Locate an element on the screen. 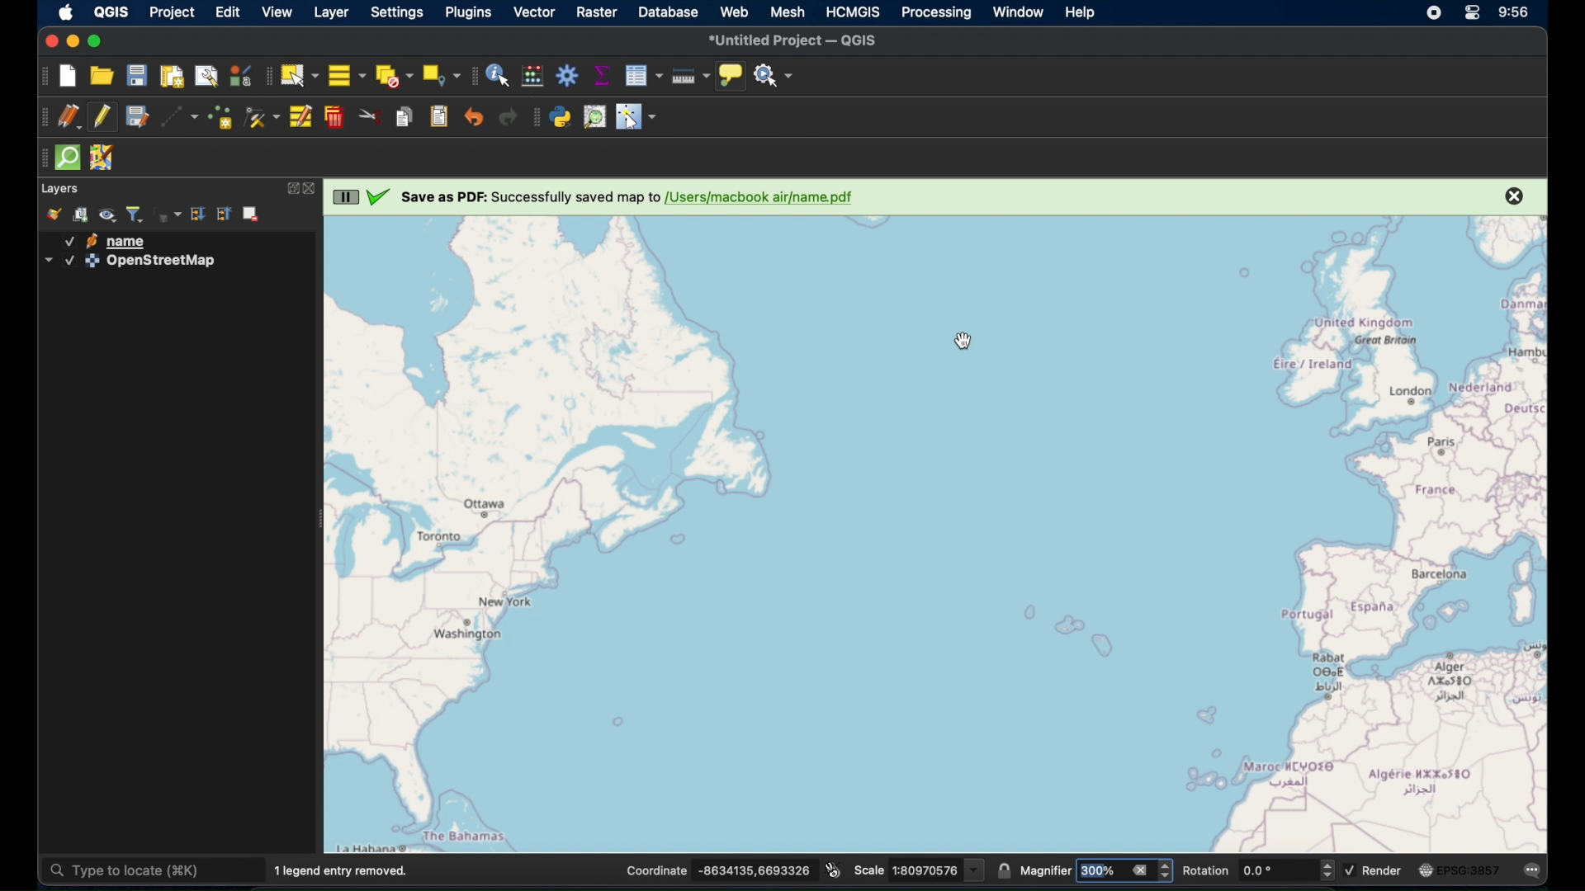  vector is located at coordinates (534, 13).